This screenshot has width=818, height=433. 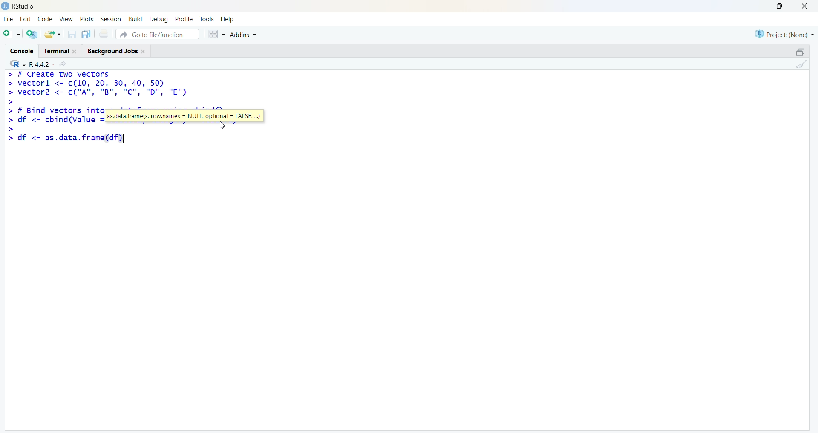 I want to click on Console, so click(x=21, y=50).